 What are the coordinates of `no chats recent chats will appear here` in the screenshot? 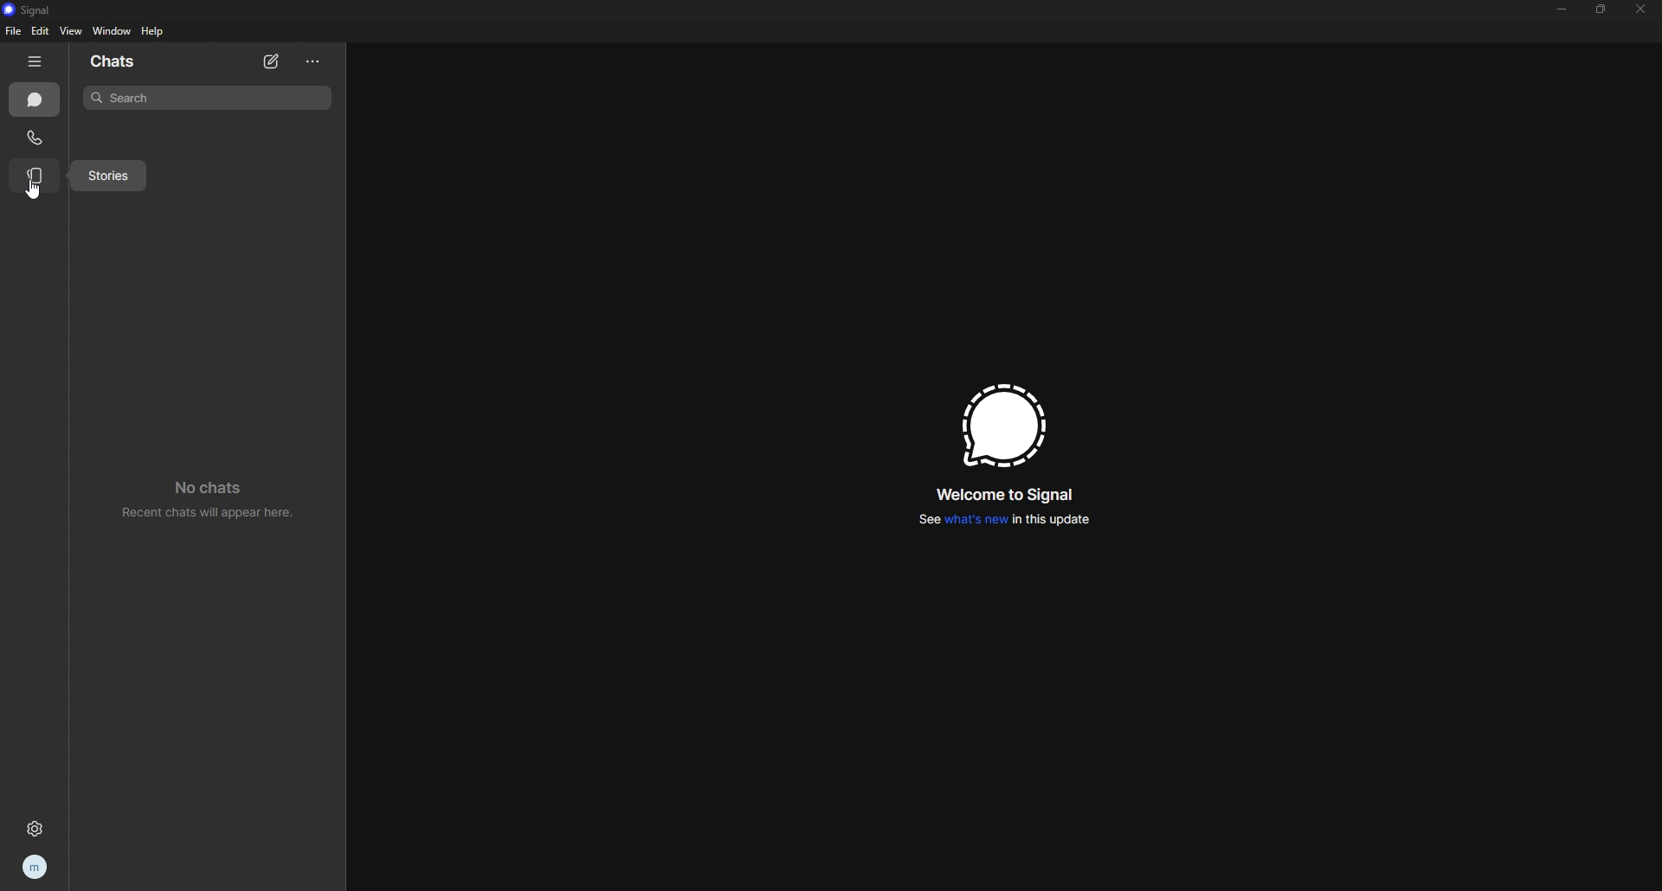 It's located at (208, 497).